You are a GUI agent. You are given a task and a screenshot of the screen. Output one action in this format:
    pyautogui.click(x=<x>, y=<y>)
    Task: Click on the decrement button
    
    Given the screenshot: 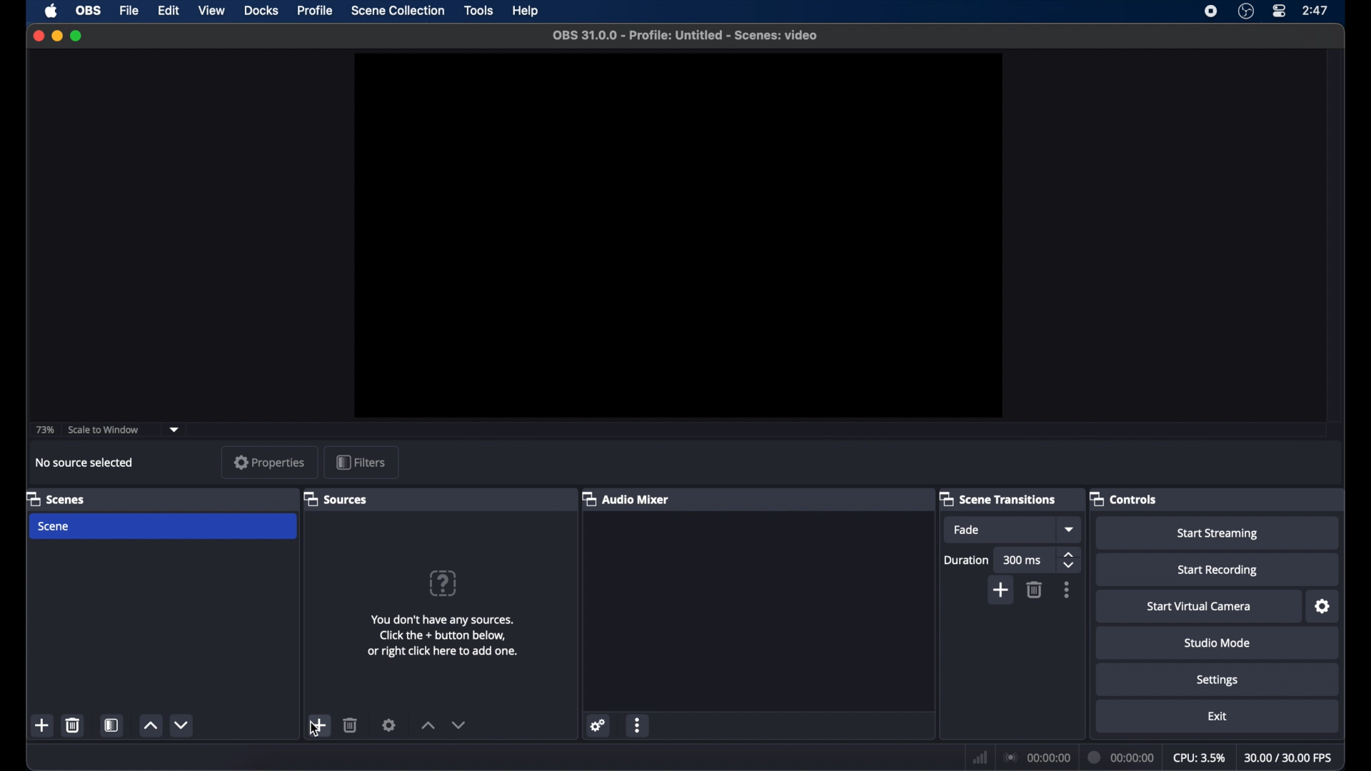 What is the action you would take?
    pyautogui.click(x=458, y=725)
    